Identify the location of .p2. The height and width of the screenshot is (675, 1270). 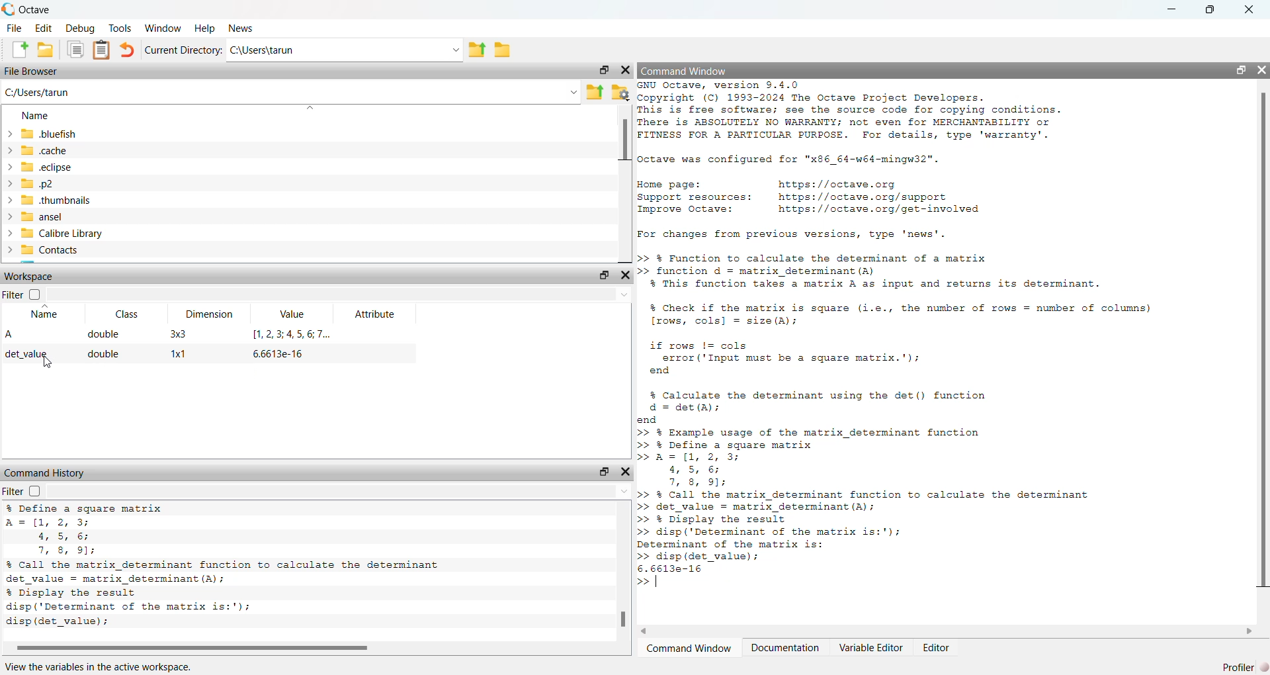
(33, 184).